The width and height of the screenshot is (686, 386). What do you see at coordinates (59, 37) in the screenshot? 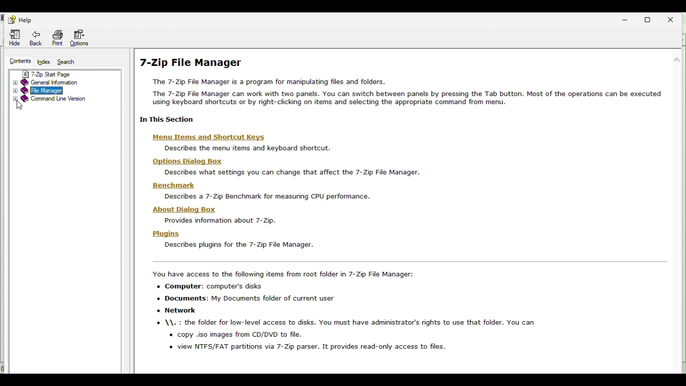
I see `Print ` at bounding box center [59, 37].